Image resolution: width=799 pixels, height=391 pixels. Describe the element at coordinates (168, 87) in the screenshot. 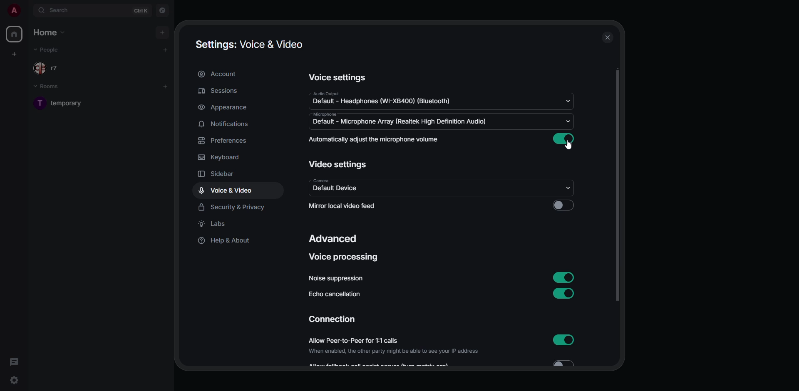

I see `add` at that location.